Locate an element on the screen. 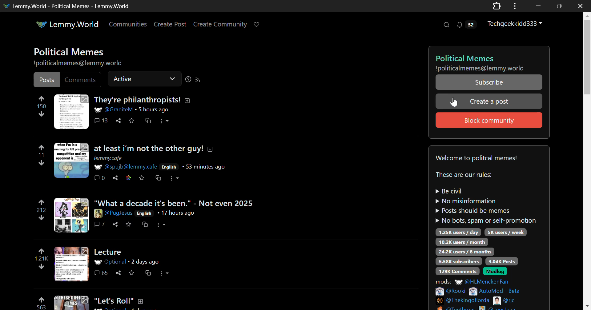 The height and width of the screenshot is (310, 591). at least I'm not the other guy! is located at coordinates (163, 149).